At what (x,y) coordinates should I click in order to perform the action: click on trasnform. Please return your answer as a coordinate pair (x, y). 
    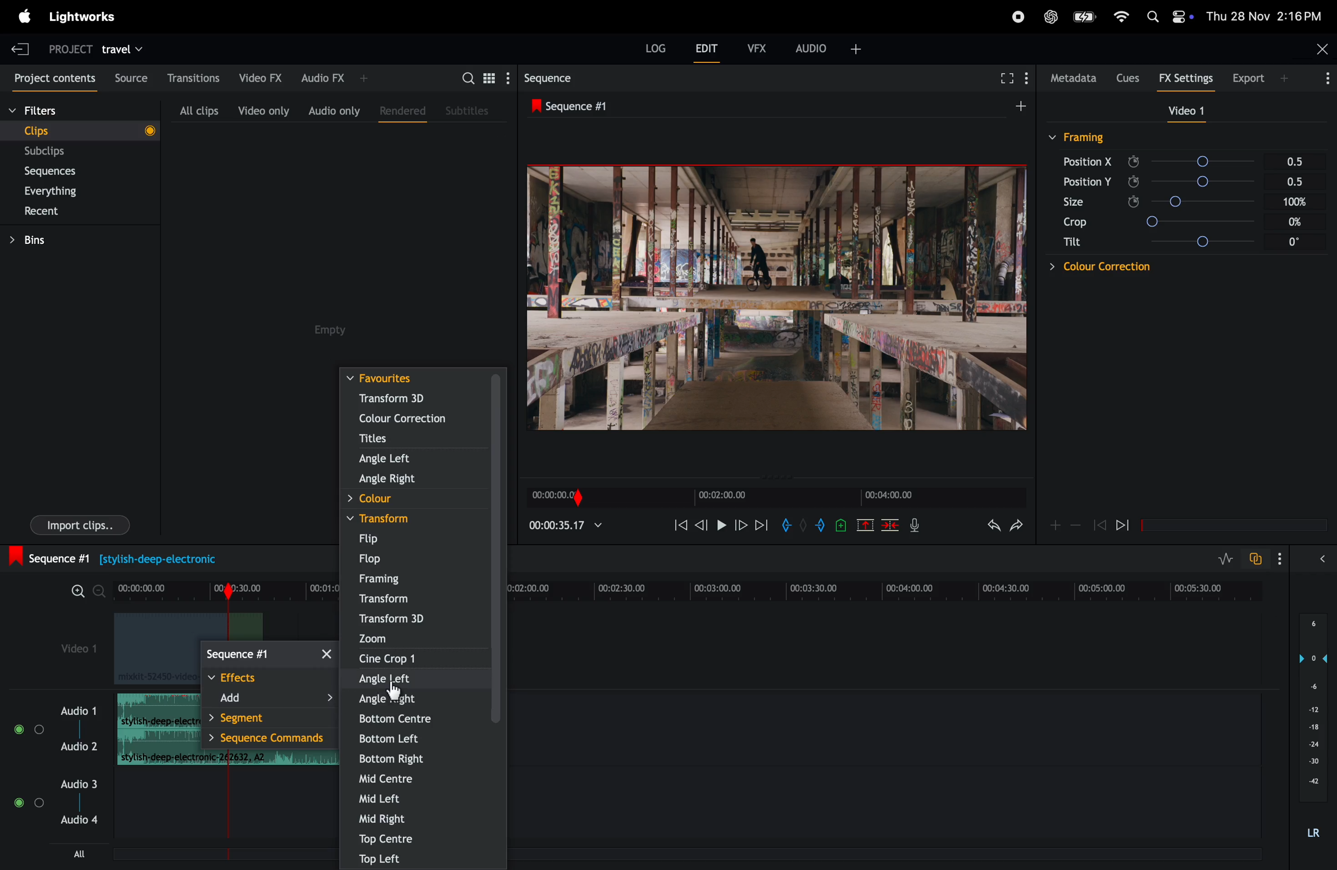
    Looking at the image, I should click on (416, 600).